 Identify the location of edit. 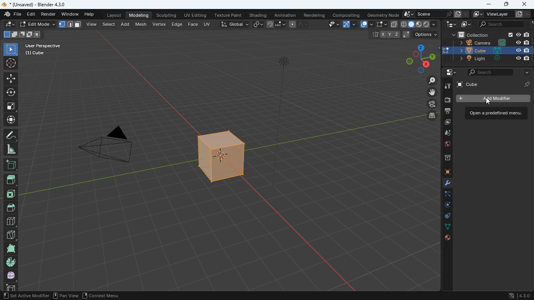
(31, 14).